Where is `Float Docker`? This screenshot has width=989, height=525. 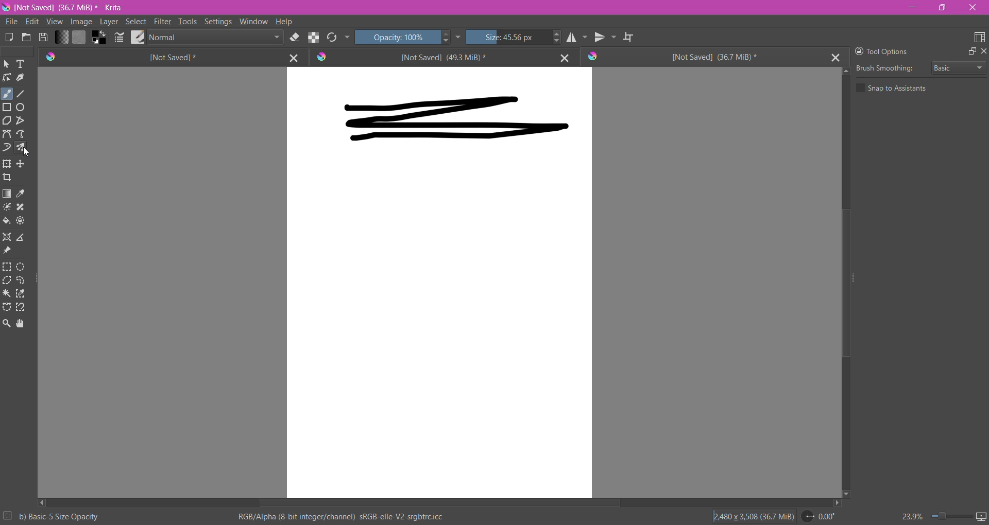
Float Docker is located at coordinates (971, 51).